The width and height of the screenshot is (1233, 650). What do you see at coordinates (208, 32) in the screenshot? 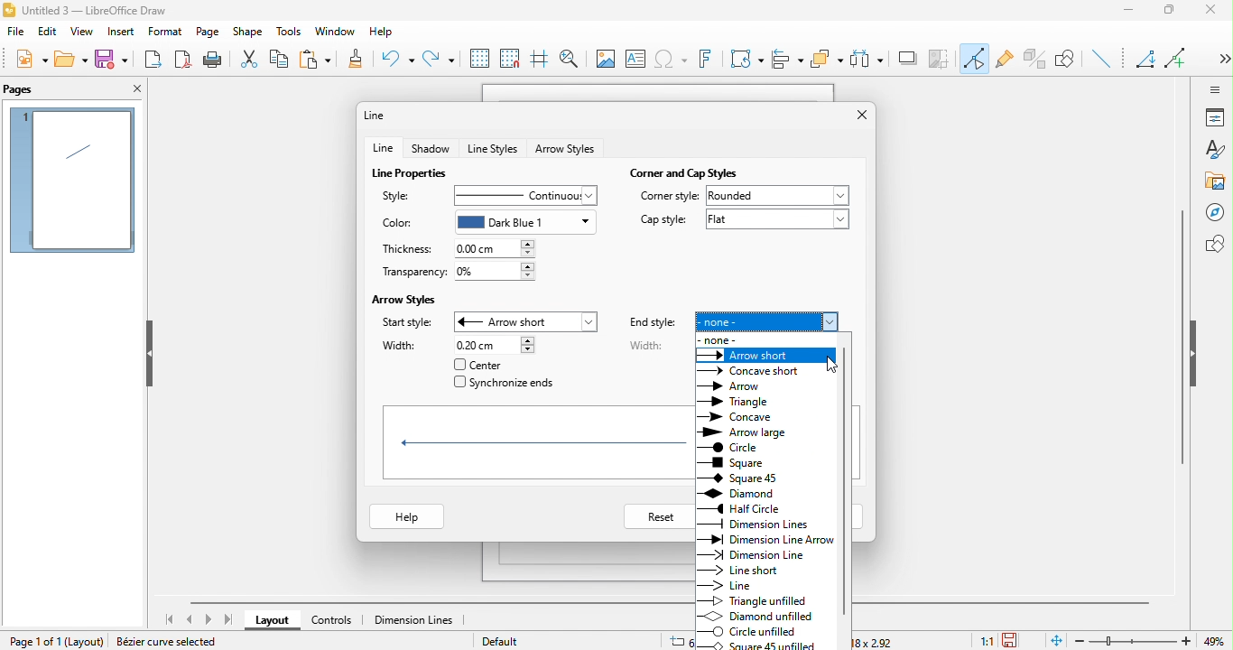
I see `page` at bounding box center [208, 32].